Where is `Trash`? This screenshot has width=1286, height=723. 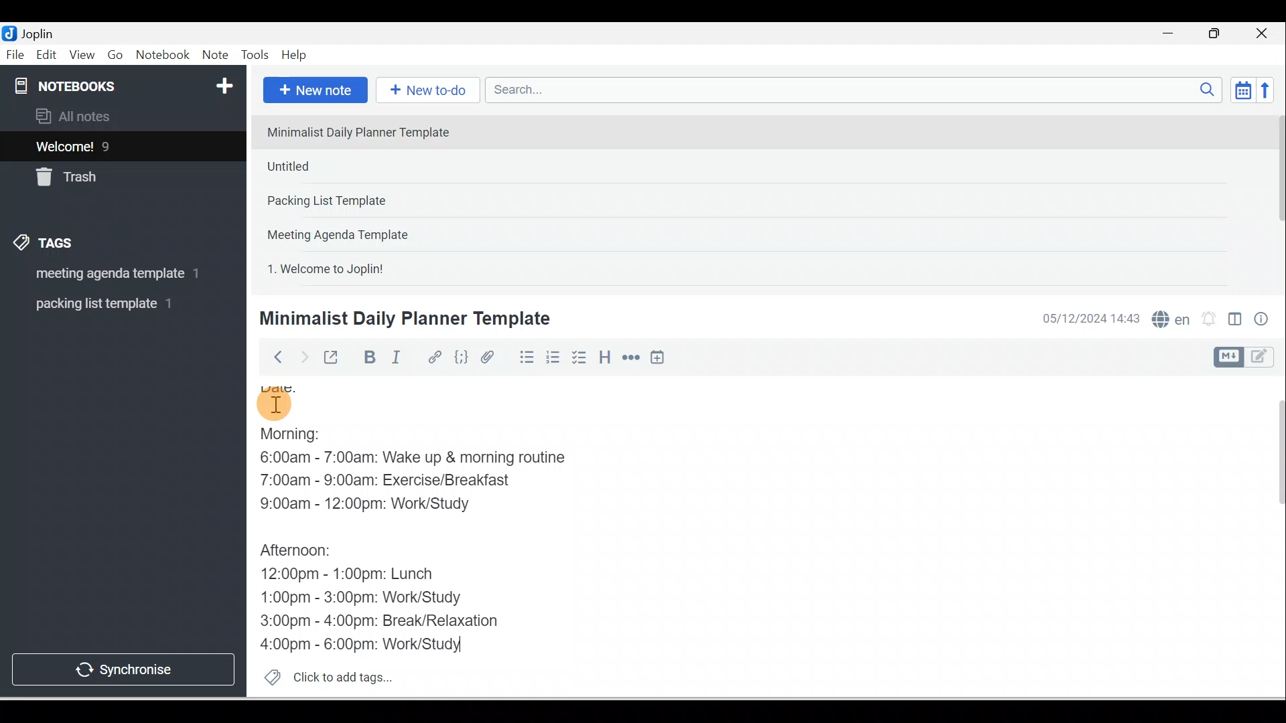 Trash is located at coordinates (98, 173).